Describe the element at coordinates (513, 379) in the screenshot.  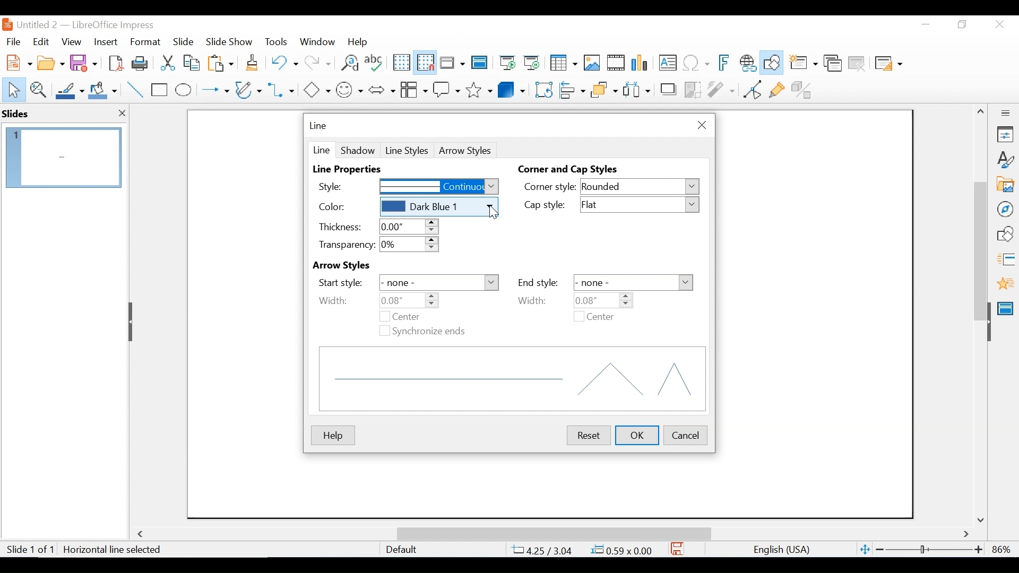
I see `Line preview` at that location.